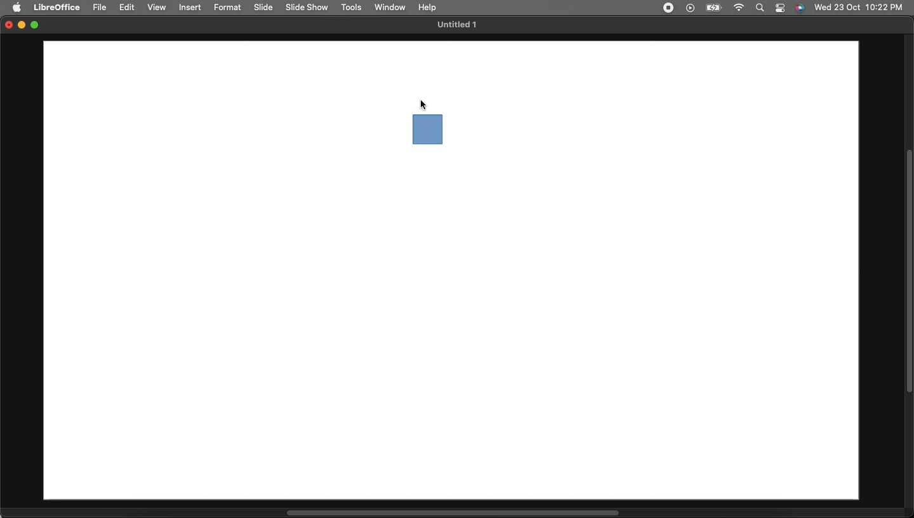  Describe the element at coordinates (157, 8) in the screenshot. I see `View` at that location.